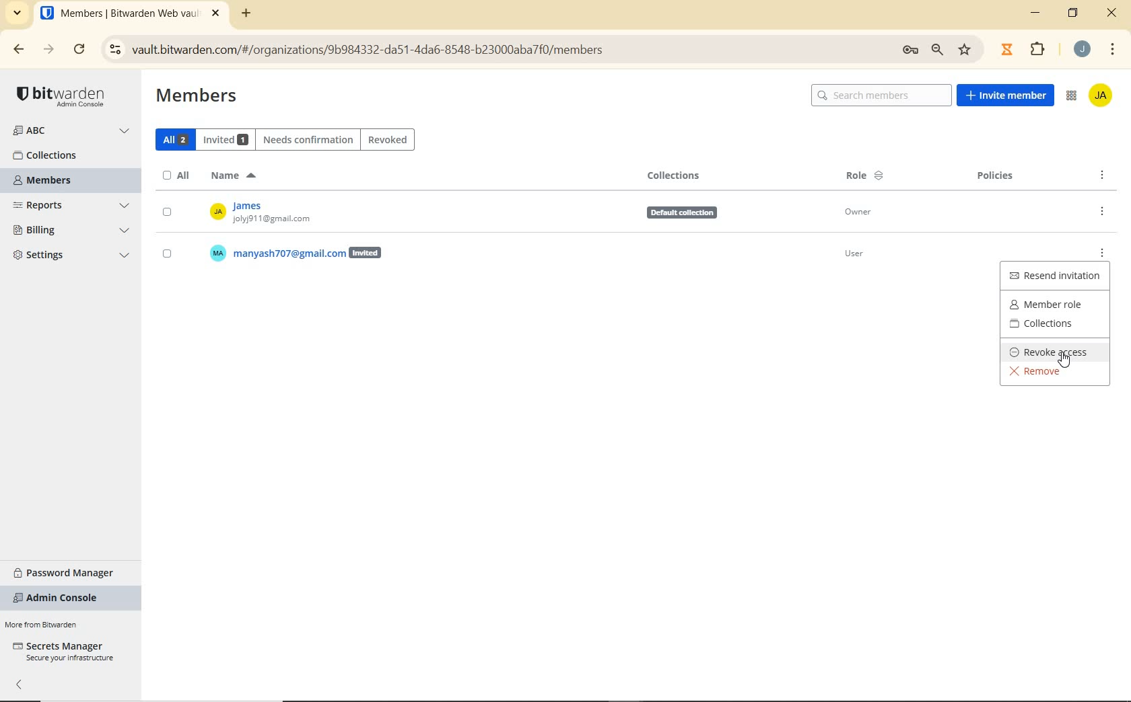 The width and height of the screenshot is (1131, 702). I want to click on ORGANIZATION NAME, so click(73, 131).